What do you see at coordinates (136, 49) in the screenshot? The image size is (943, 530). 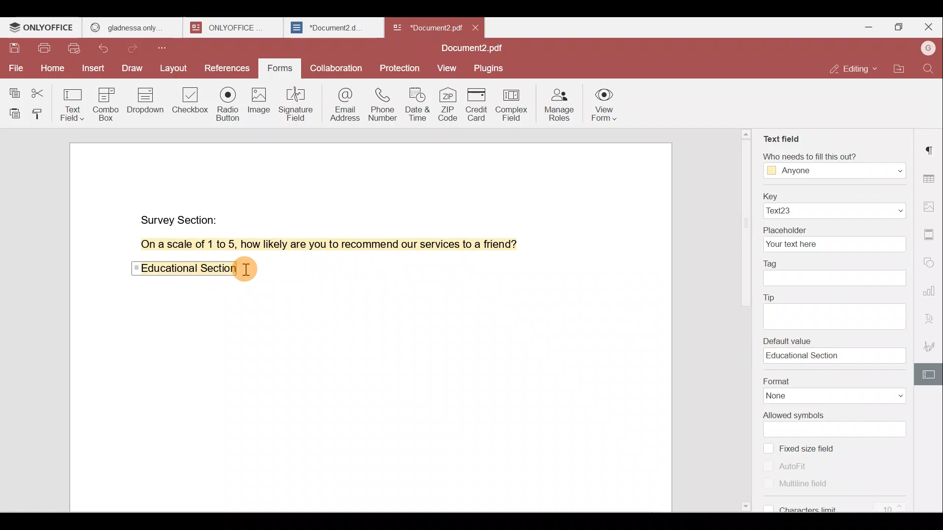 I see `Redo` at bounding box center [136, 49].